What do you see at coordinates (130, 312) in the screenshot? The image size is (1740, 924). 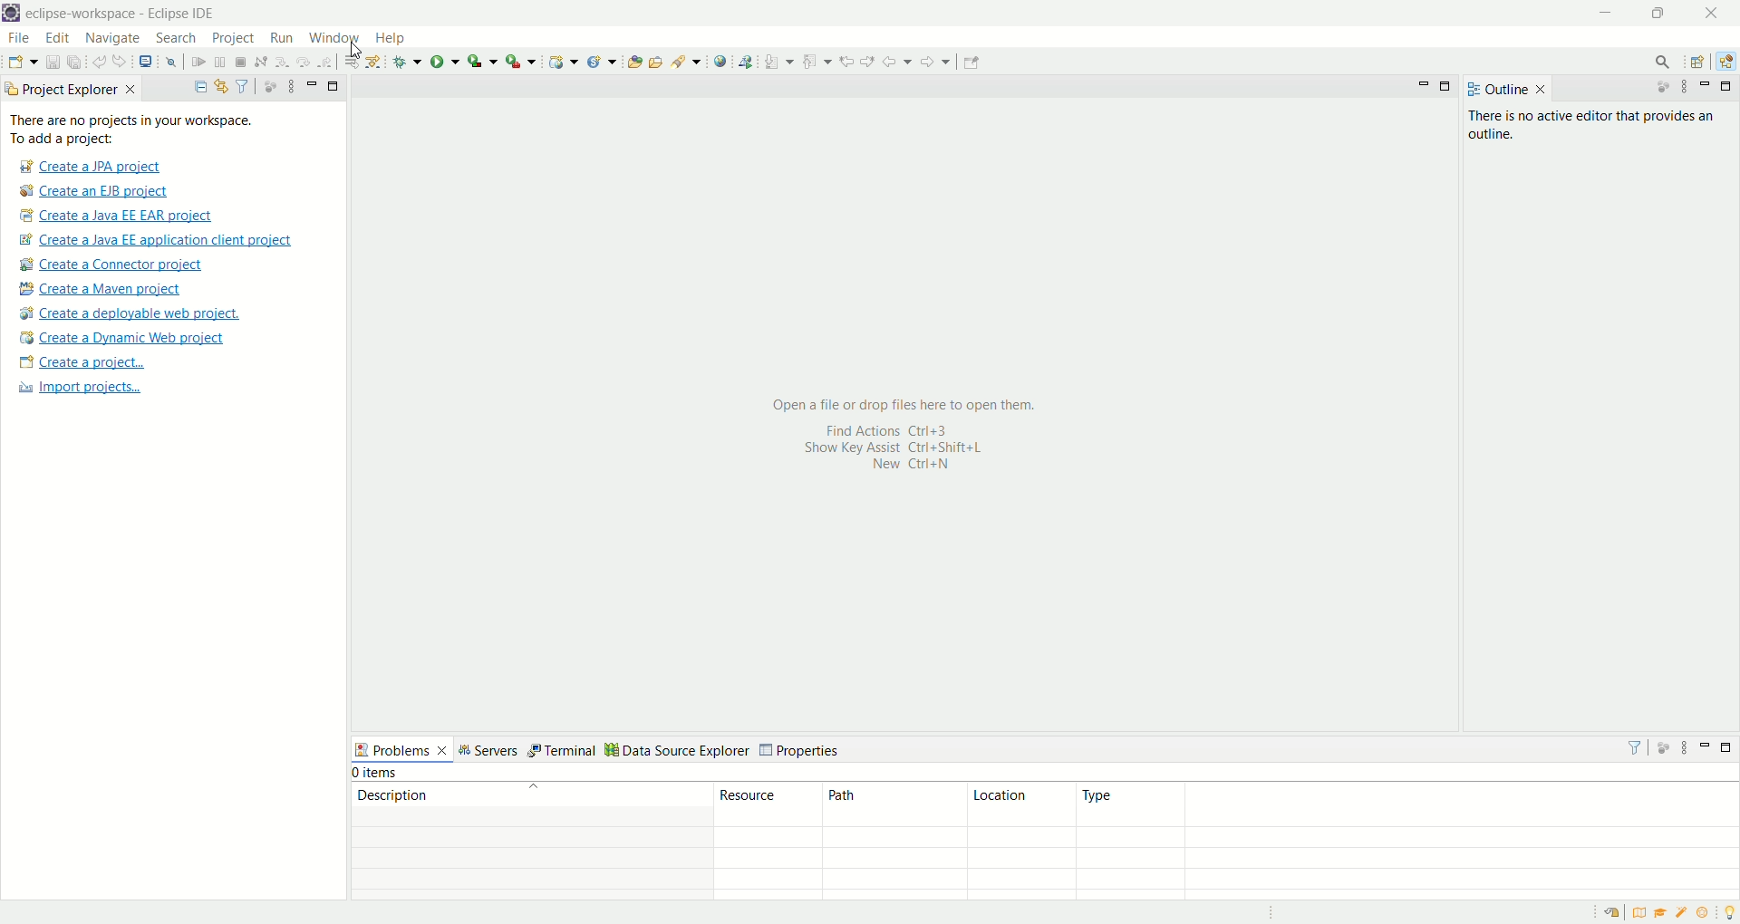 I see `create a deployable web project` at bounding box center [130, 312].